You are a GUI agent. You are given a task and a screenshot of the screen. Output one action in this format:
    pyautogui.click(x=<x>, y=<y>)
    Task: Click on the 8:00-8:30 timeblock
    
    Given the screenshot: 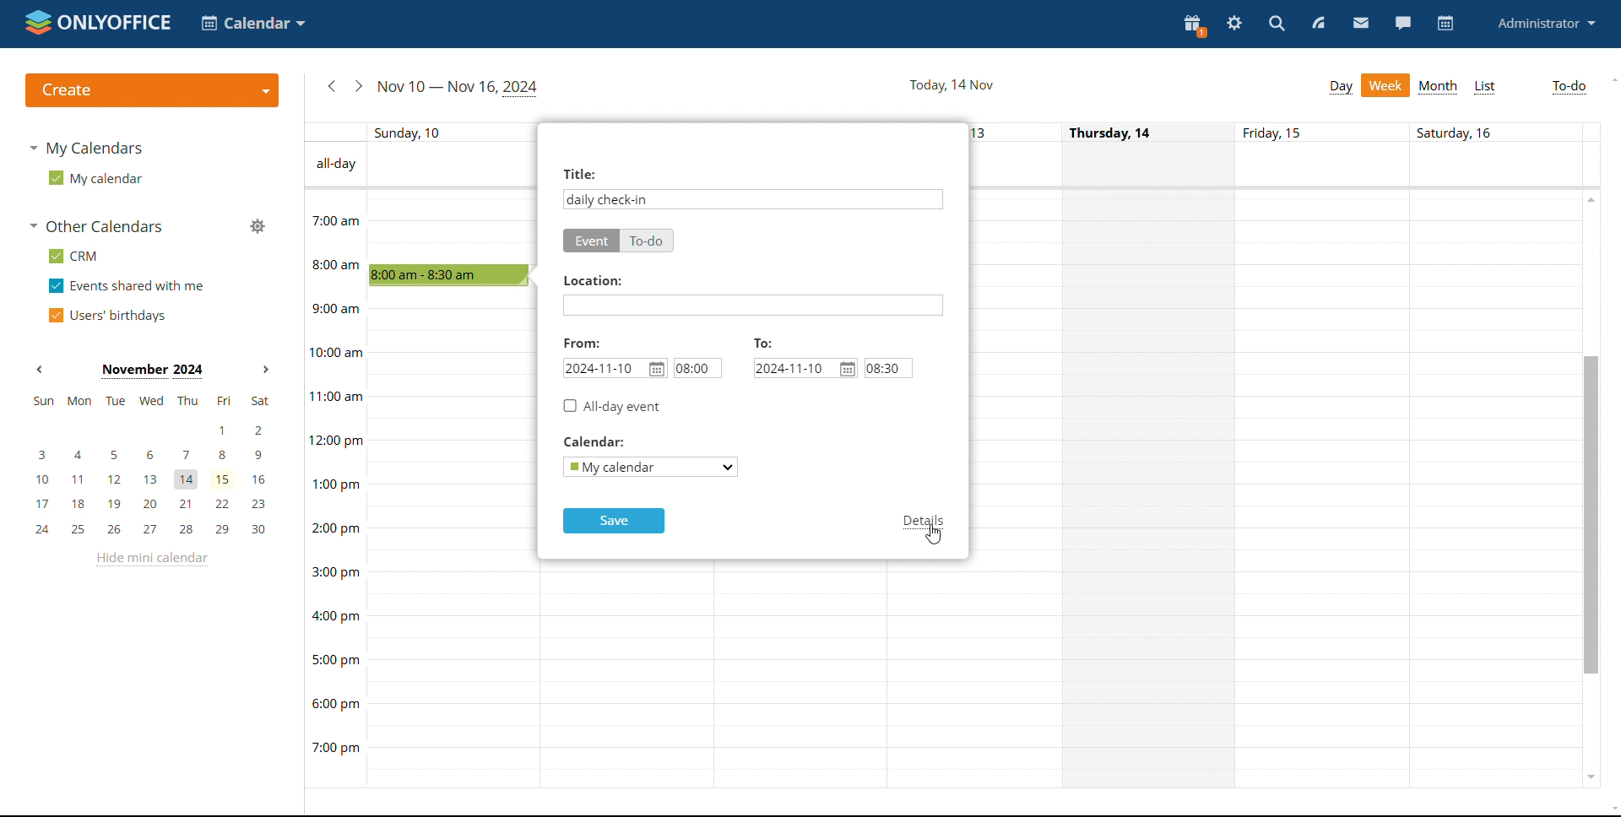 What is the action you would take?
    pyautogui.click(x=450, y=273)
    